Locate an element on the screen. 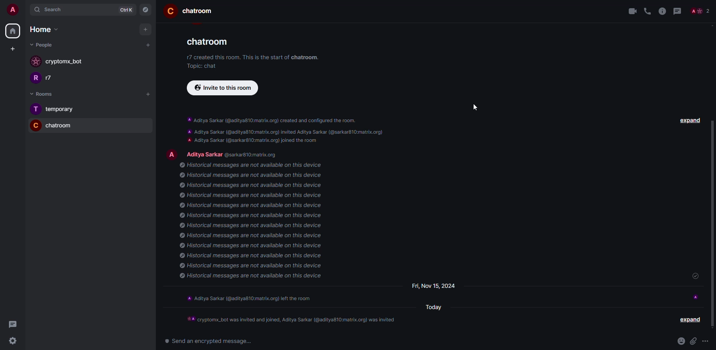 The height and width of the screenshot is (350, 716). voice call is located at coordinates (649, 11).